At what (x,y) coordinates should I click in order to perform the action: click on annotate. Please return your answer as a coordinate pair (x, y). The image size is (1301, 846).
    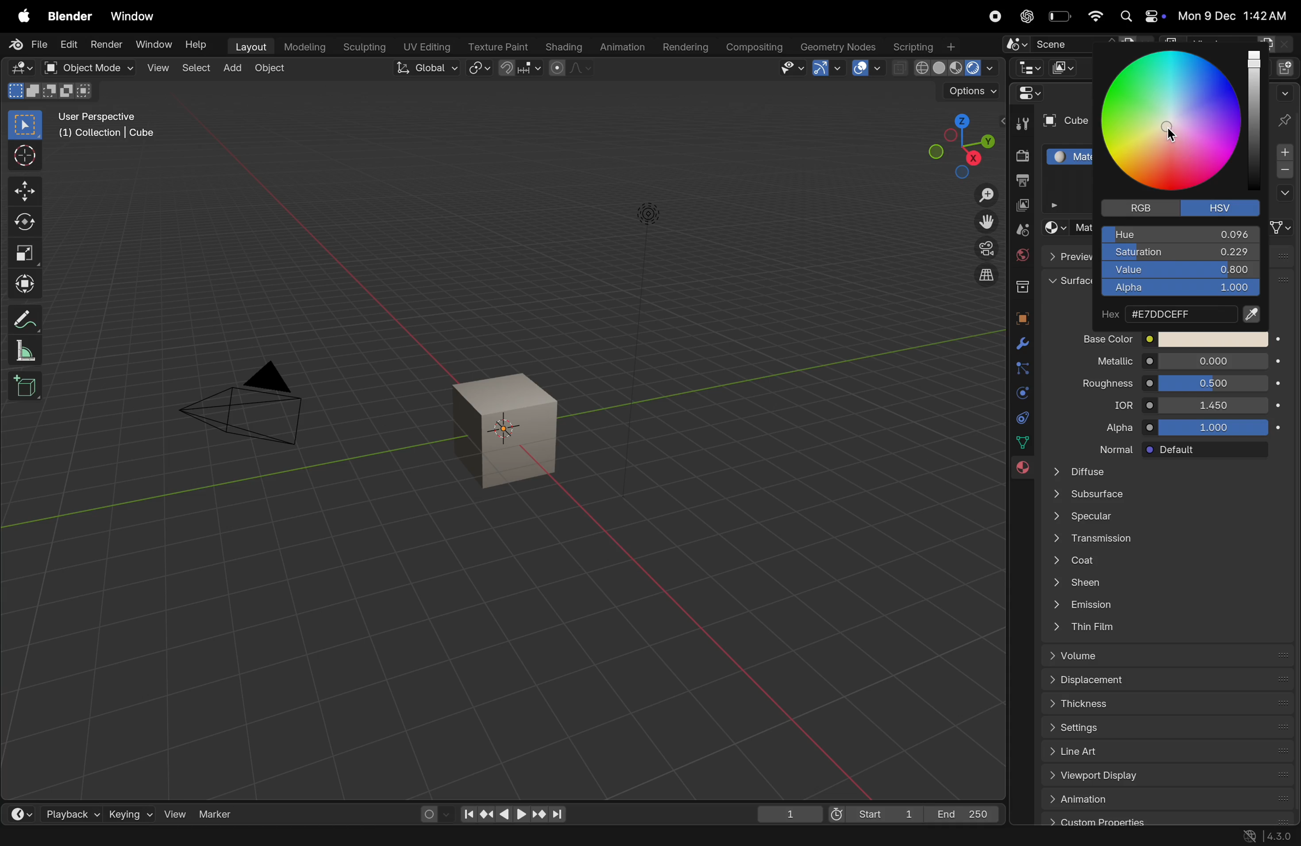
    Looking at the image, I should click on (21, 320).